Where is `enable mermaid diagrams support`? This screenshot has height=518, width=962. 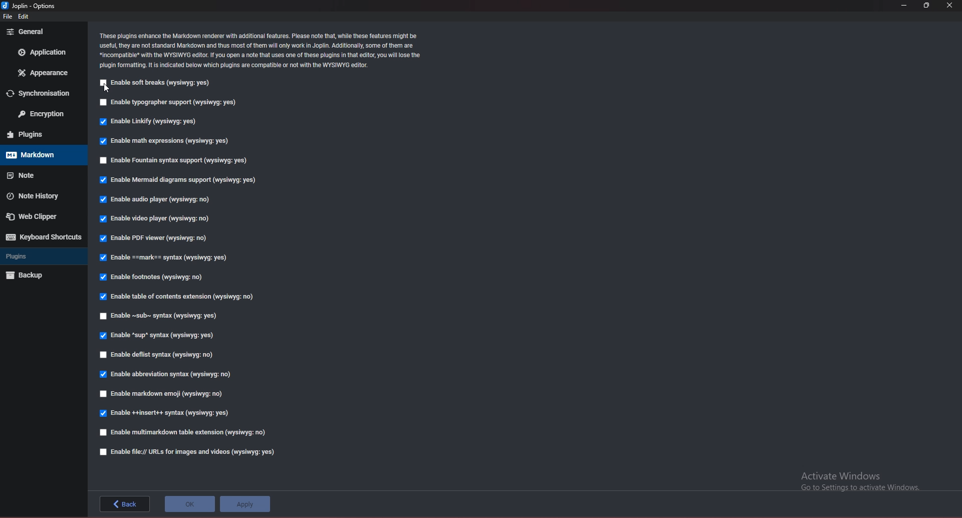
enable mermaid diagrams support is located at coordinates (177, 180).